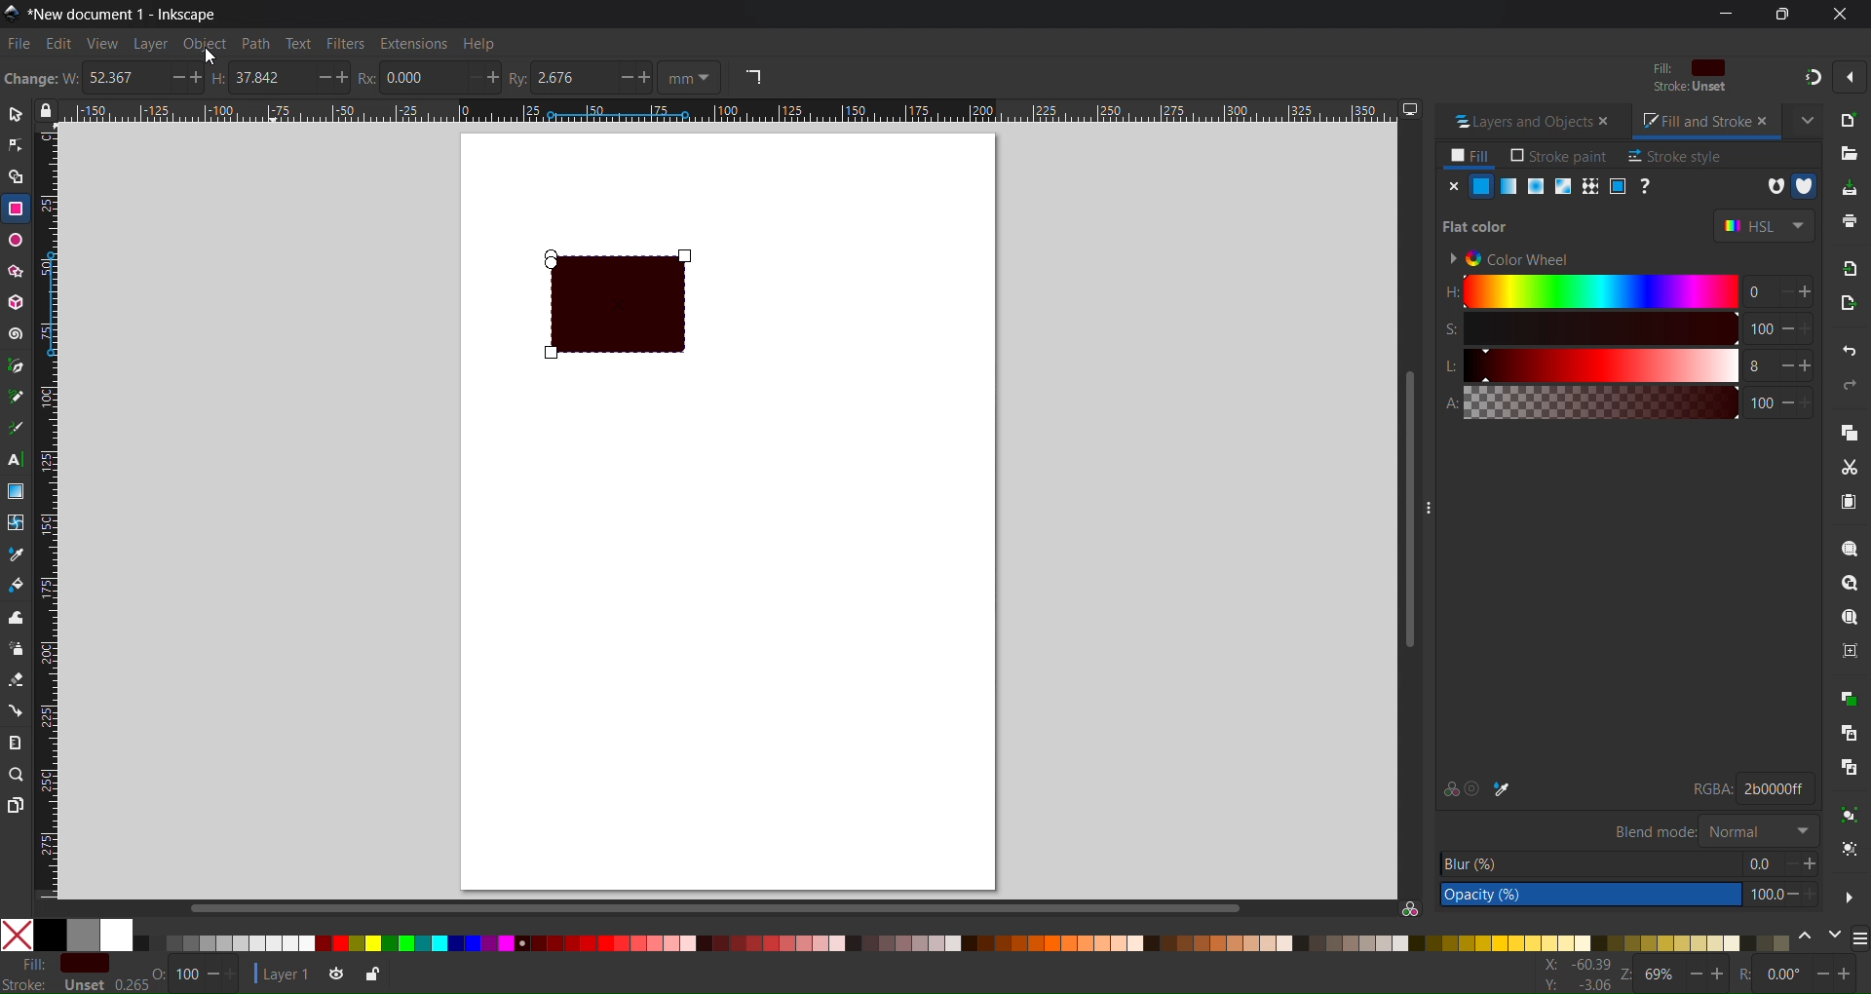 The height and width of the screenshot is (994, 1871). Describe the element at coordinates (211, 57) in the screenshot. I see `cursor` at that location.